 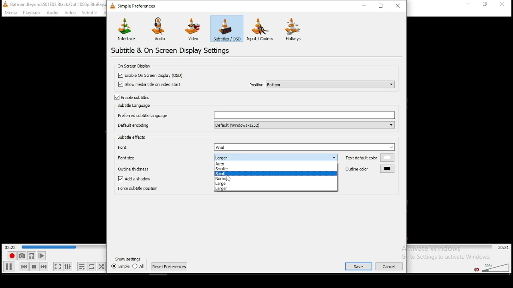 What do you see at coordinates (277, 173) in the screenshot?
I see `small` at bounding box center [277, 173].